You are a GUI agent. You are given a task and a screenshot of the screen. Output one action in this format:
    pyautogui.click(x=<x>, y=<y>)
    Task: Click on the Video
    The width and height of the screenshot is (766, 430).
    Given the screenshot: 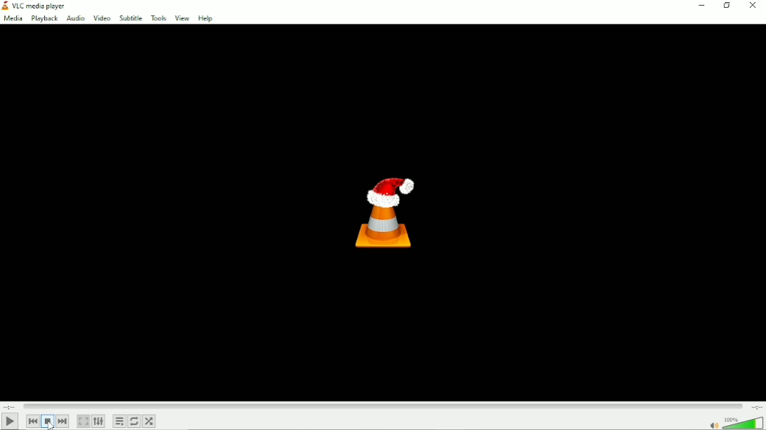 What is the action you would take?
    pyautogui.click(x=102, y=19)
    